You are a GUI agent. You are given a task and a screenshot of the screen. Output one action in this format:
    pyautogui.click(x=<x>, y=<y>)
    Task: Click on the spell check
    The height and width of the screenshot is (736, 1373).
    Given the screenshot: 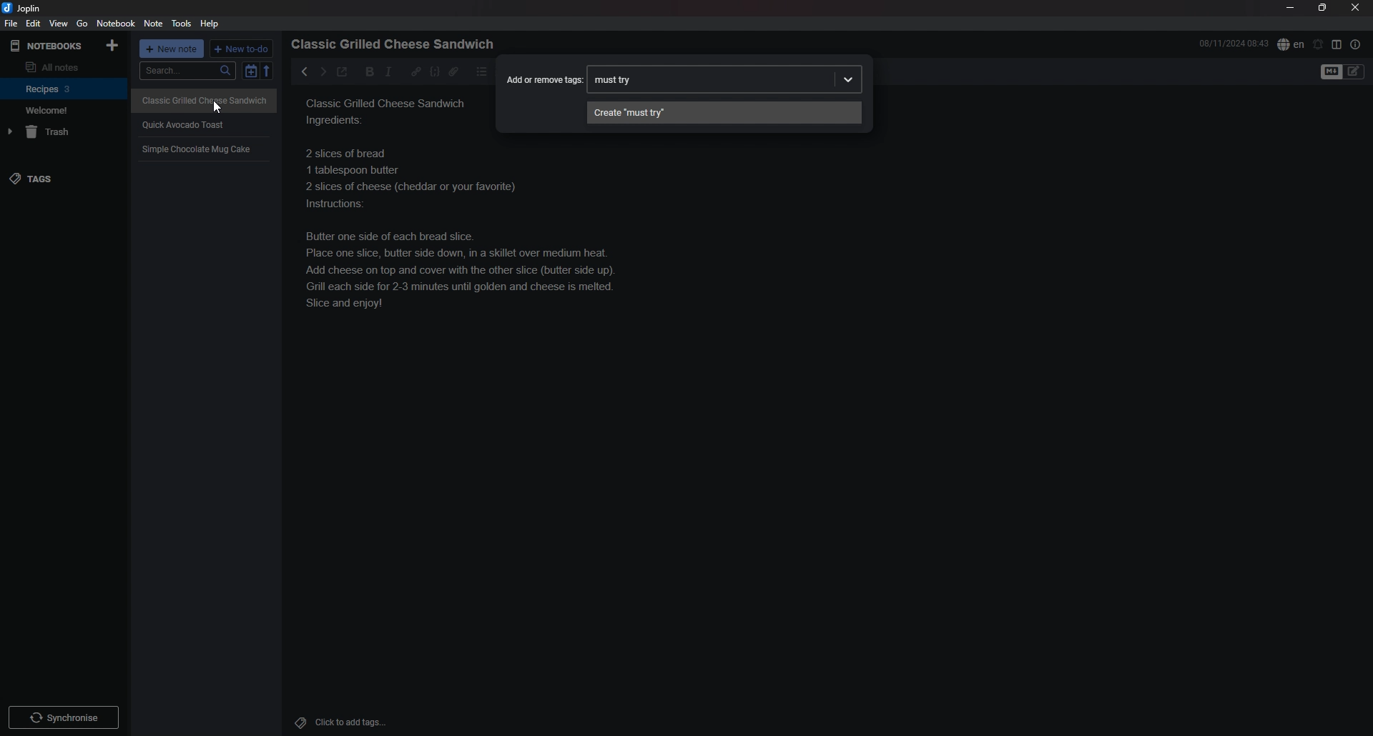 What is the action you would take?
    pyautogui.click(x=1291, y=44)
    